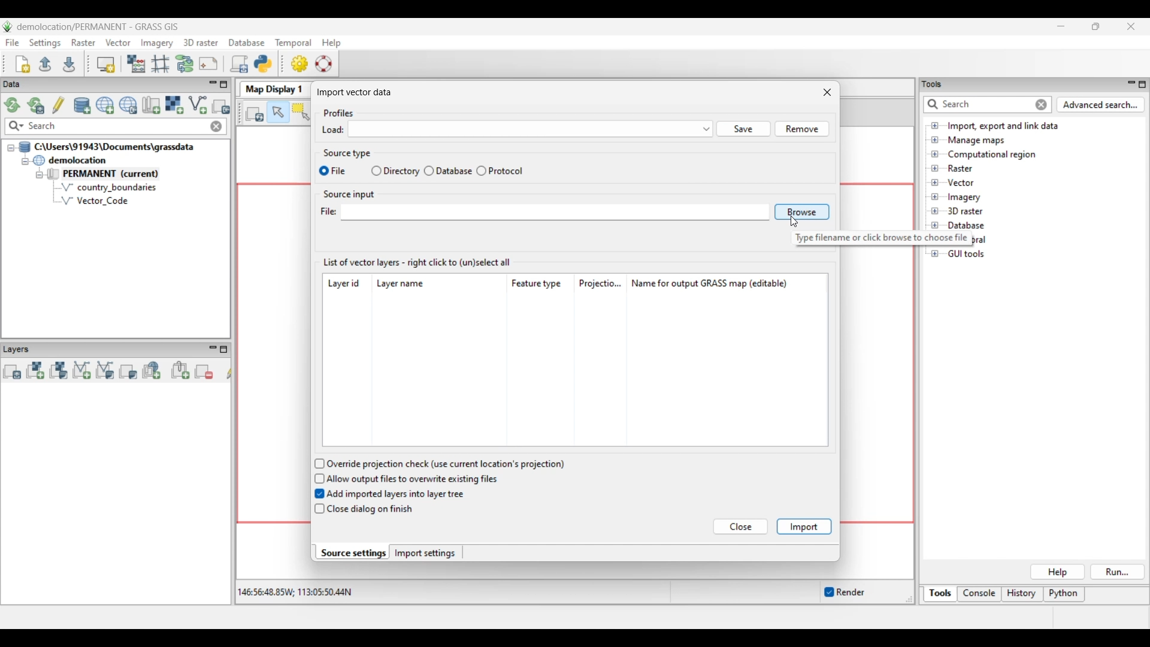 The height and width of the screenshot is (647, 1150). I want to click on Click to open files under Raster, so click(935, 168).